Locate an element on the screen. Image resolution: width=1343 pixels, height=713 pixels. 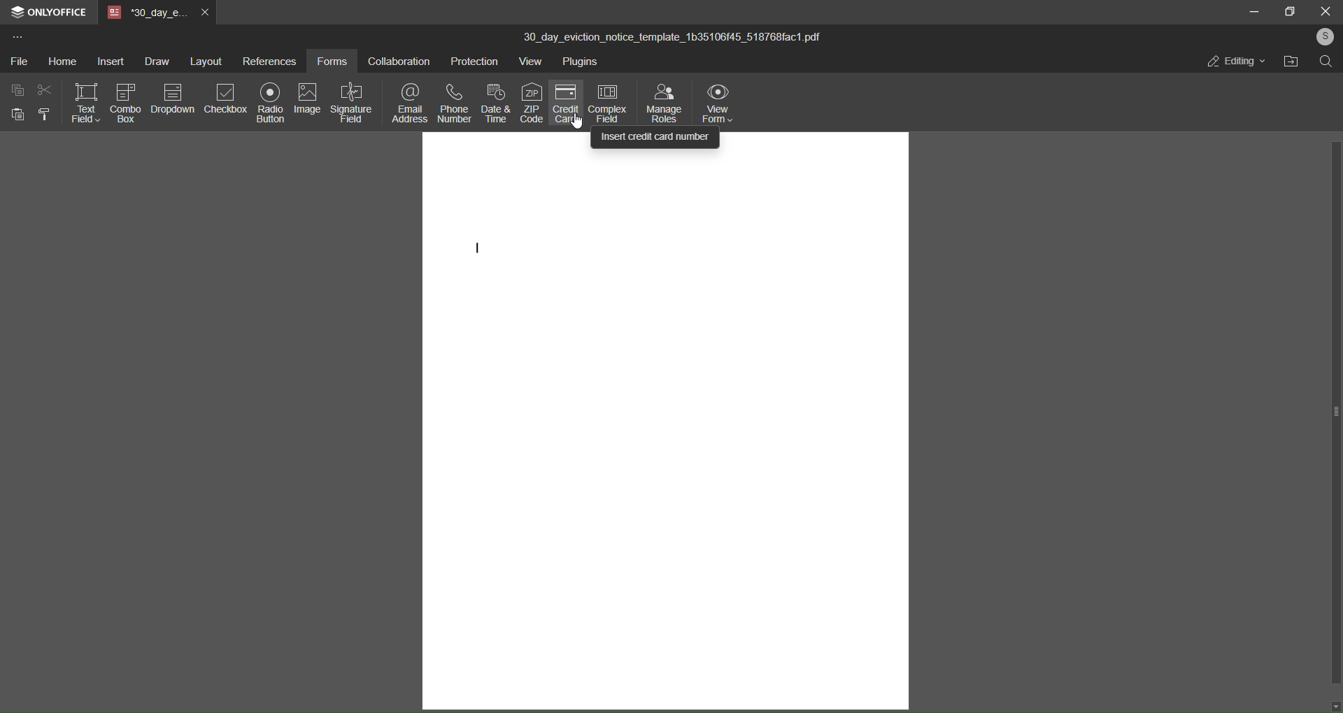
open file location is located at coordinates (1291, 64).